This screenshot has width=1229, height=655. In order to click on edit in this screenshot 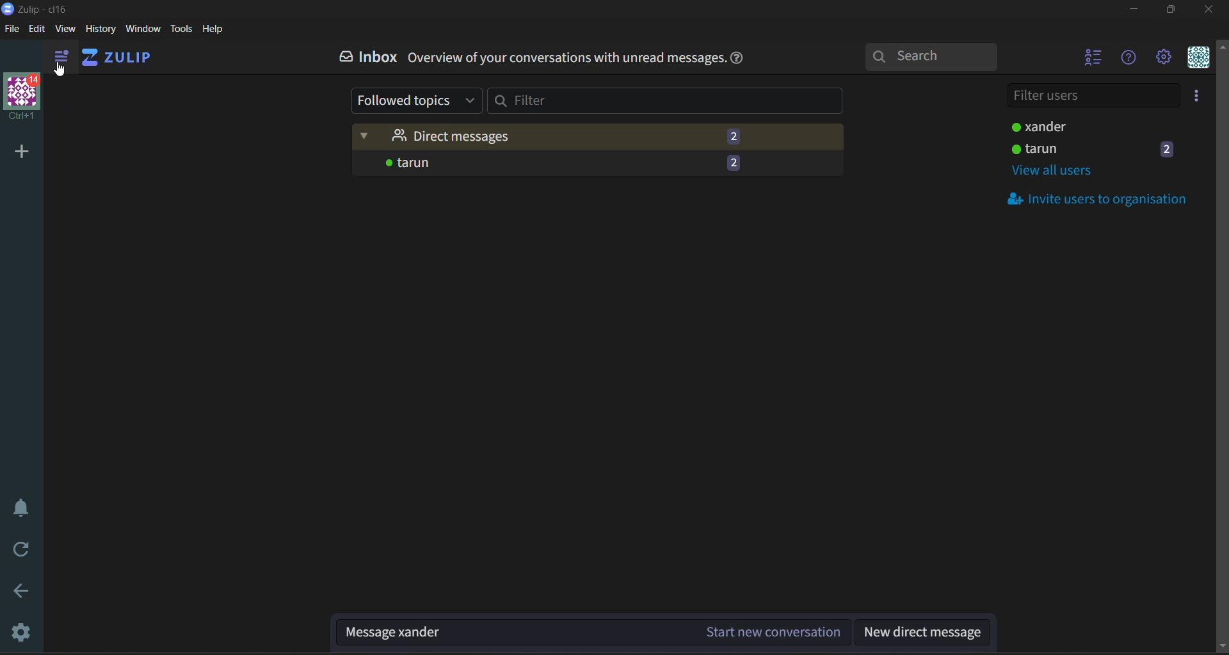, I will do `click(38, 29)`.